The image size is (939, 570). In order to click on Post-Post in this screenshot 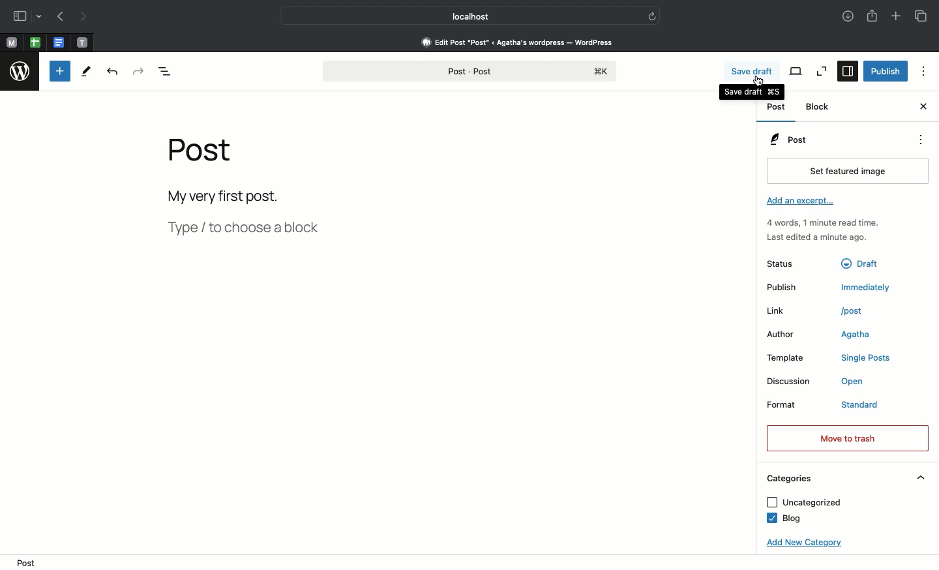, I will do `click(469, 72)`.